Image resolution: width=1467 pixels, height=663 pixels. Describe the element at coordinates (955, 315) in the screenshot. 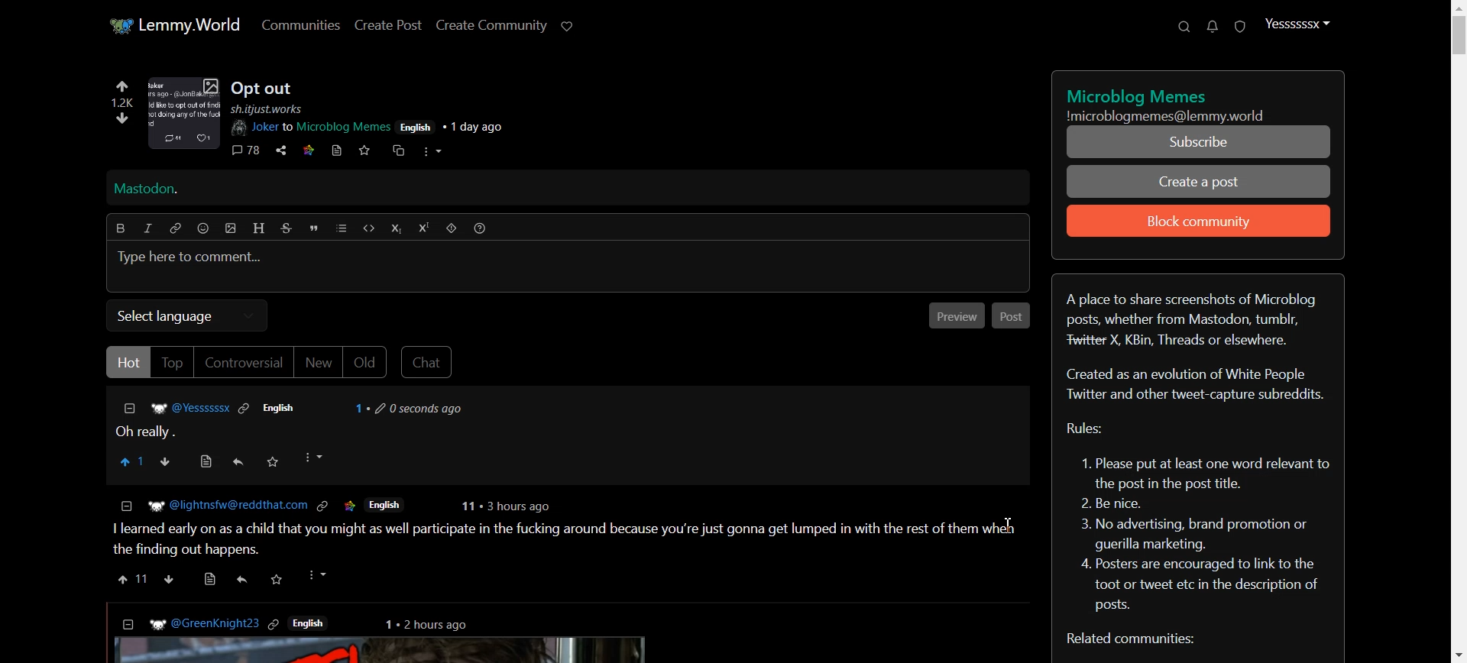

I see `Previous` at that location.